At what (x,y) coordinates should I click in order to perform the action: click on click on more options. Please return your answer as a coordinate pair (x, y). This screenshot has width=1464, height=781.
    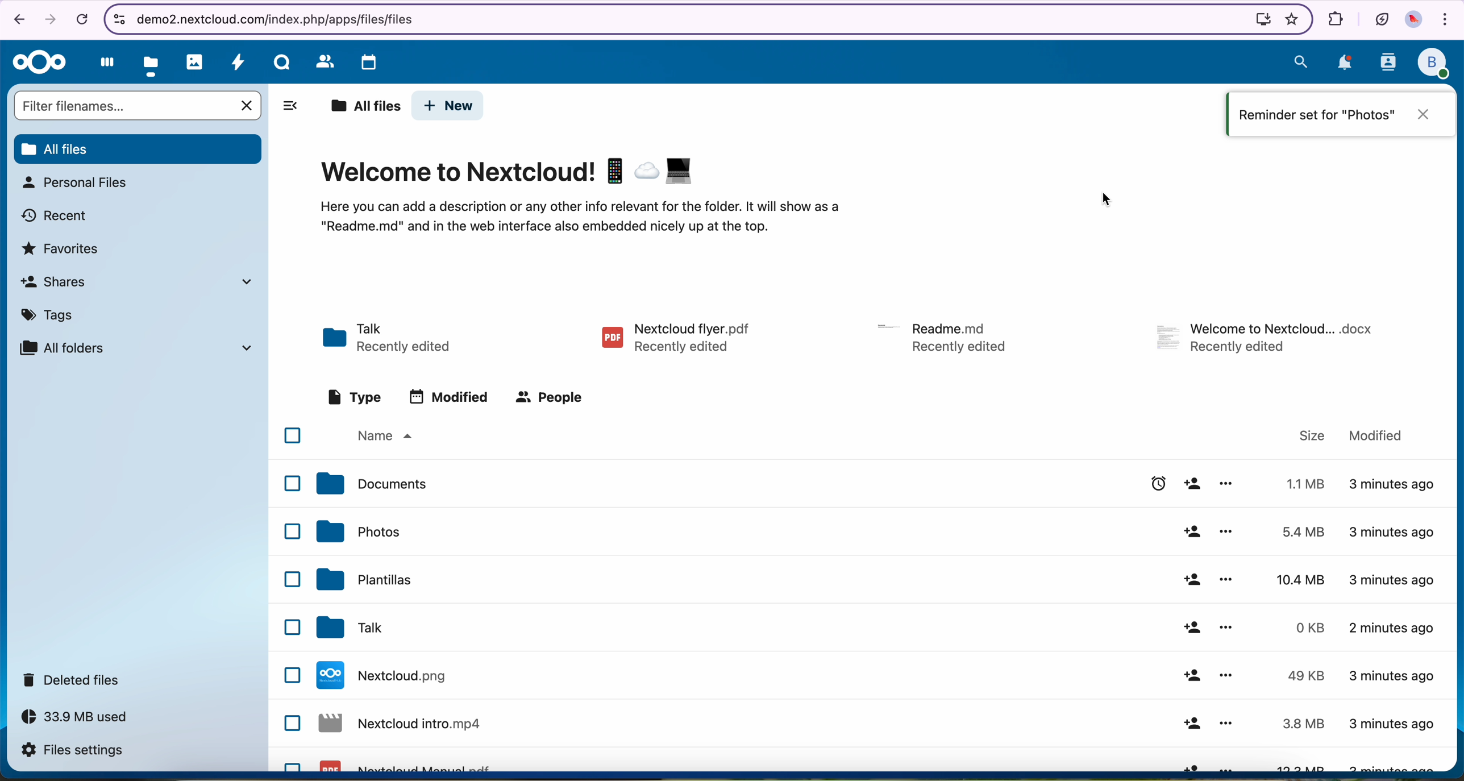
    Looking at the image, I should click on (1230, 533).